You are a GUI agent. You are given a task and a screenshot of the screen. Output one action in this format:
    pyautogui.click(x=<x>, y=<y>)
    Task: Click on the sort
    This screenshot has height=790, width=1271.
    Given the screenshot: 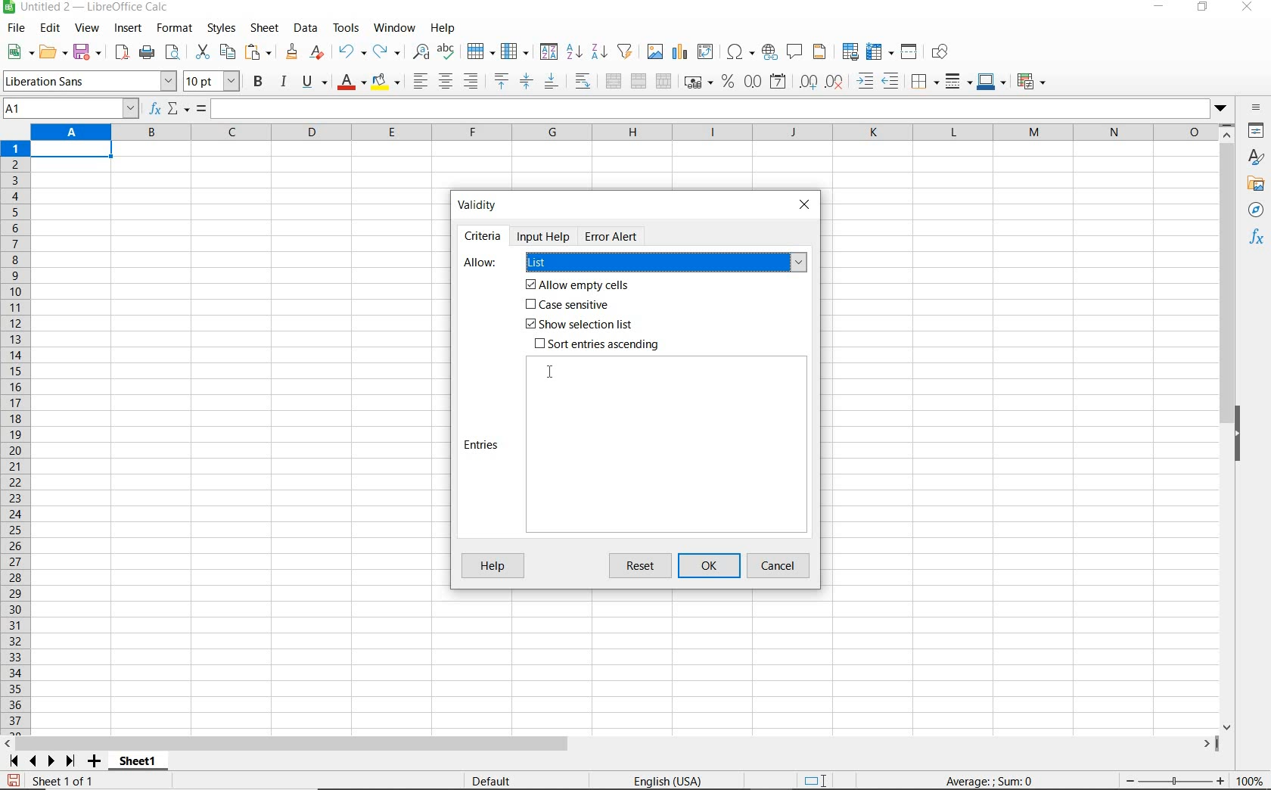 What is the action you would take?
    pyautogui.click(x=548, y=53)
    